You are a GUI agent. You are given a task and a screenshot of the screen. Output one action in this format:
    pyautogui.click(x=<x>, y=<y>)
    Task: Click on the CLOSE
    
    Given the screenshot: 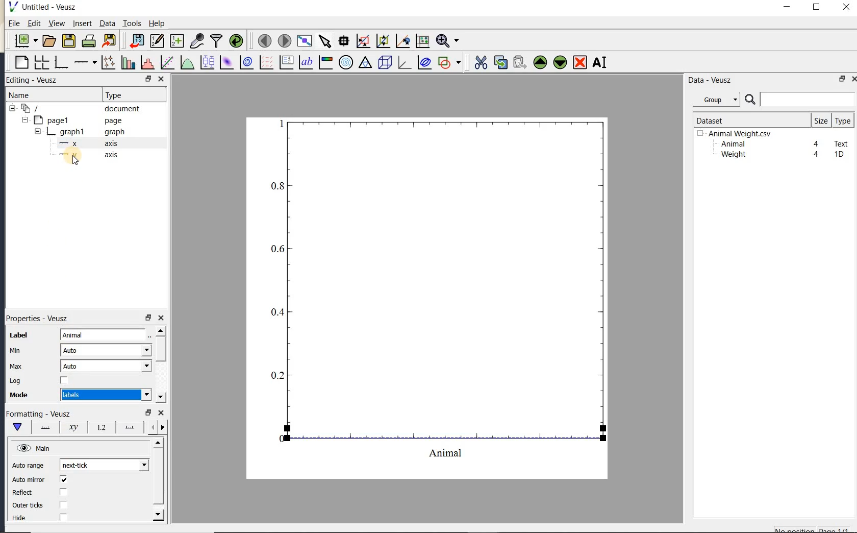 What is the action you would take?
    pyautogui.click(x=161, y=79)
    